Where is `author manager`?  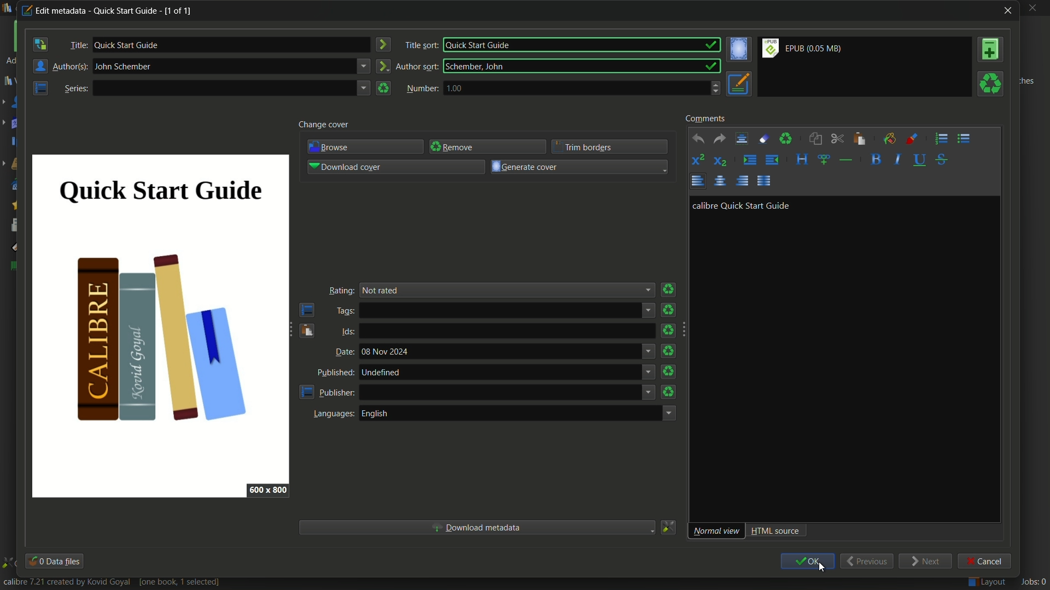
author manager is located at coordinates (40, 67).